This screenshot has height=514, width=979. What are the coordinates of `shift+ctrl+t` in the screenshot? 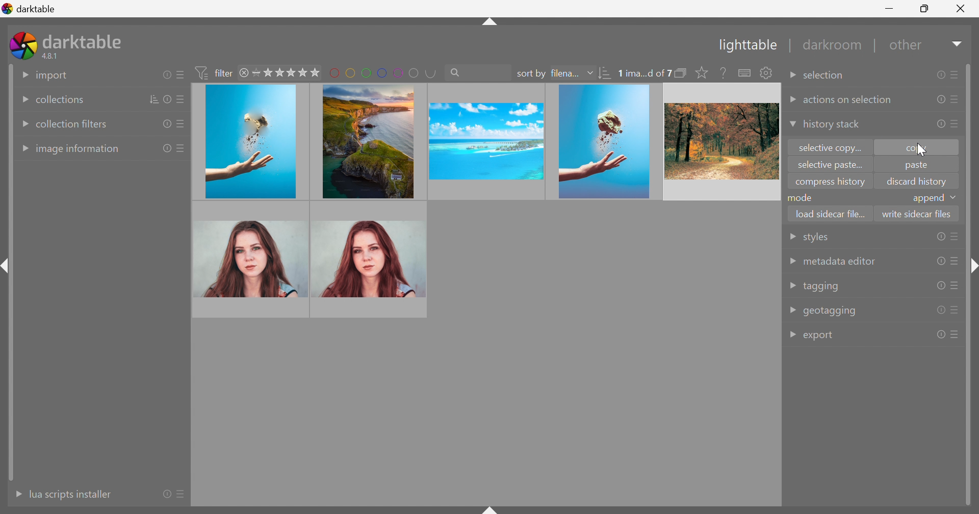 It's located at (488, 23).